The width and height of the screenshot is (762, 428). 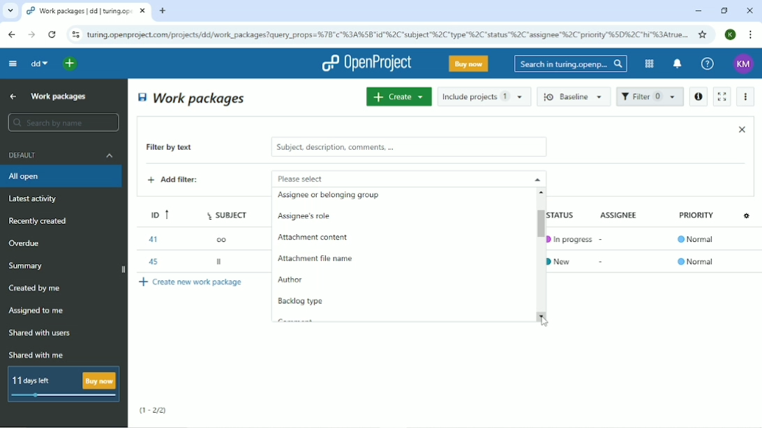 What do you see at coordinates (10, 11) in the screenshot?
I see `Search tabs` at bounding box center [10, 11].